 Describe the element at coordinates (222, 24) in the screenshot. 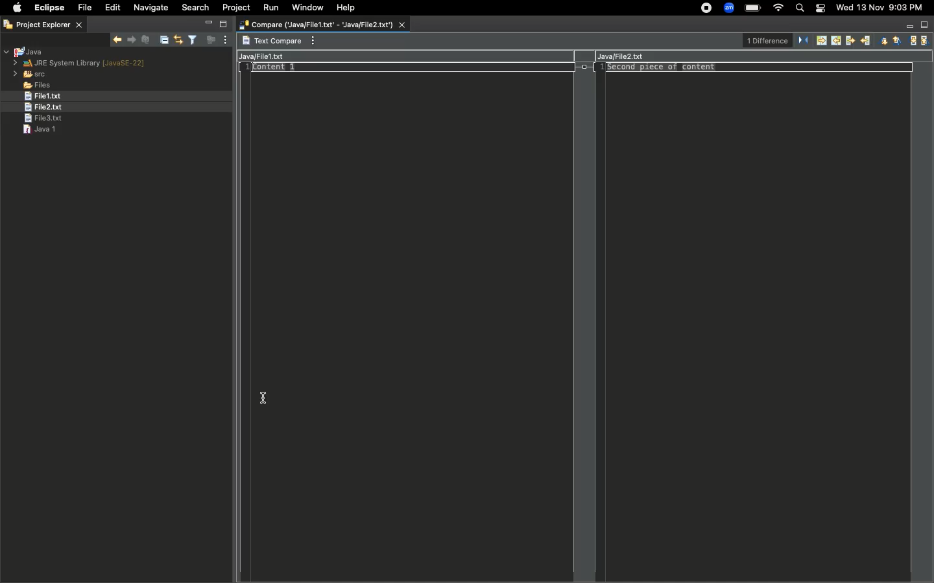

I see `Maximize` at that location.